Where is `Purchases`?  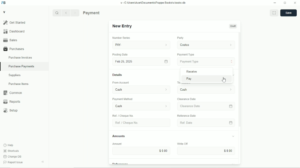
Purchases is located at coordinates (24, 49).